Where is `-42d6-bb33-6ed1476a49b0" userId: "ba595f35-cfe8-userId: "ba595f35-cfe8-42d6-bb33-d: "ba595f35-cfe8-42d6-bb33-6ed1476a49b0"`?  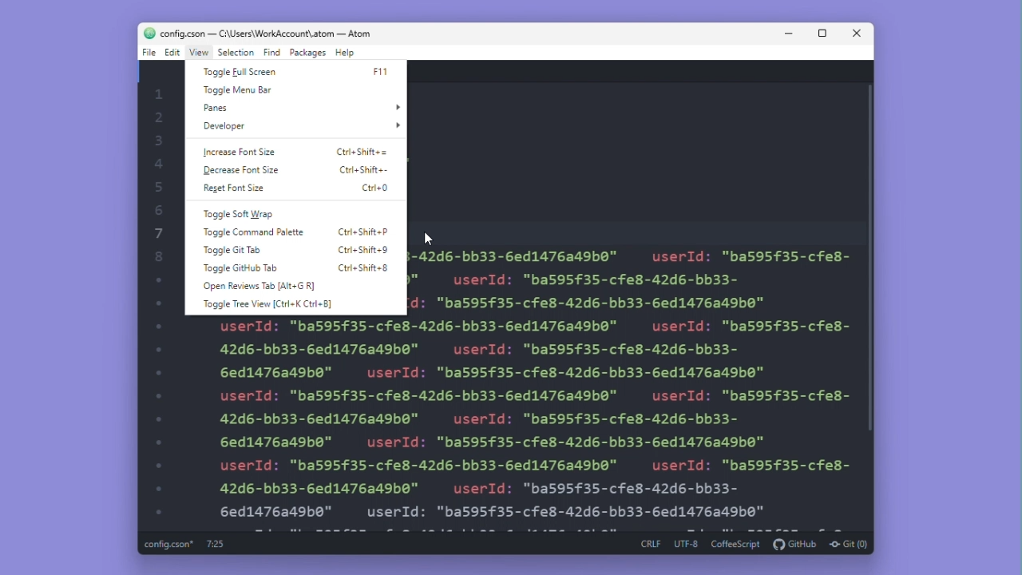
-42d6-bb33-6ed1476a49b0" userId: "ba595f35-cfe8-userId: "ba595f35-cfe8-42d6-bb33-d: "ba595f35-cfe8-42d6-bb33-6ed1476a49b0" is located at coordinates (630, 276).